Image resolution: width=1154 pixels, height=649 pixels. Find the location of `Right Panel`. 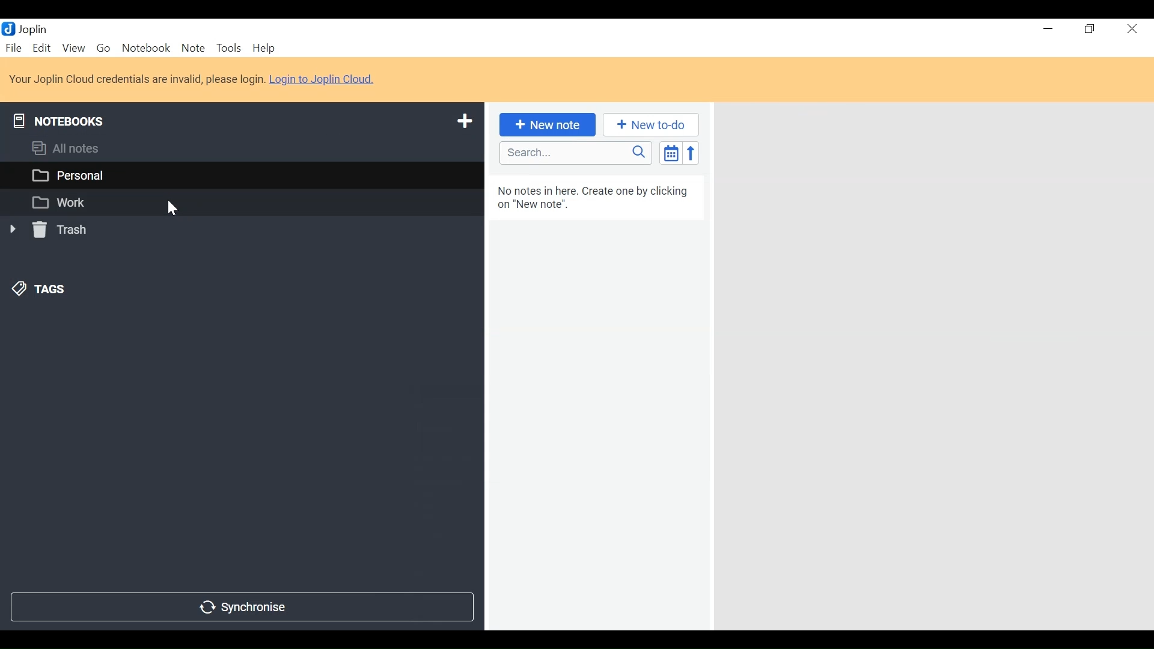

Right Panel is located at coordinates (937, 370).